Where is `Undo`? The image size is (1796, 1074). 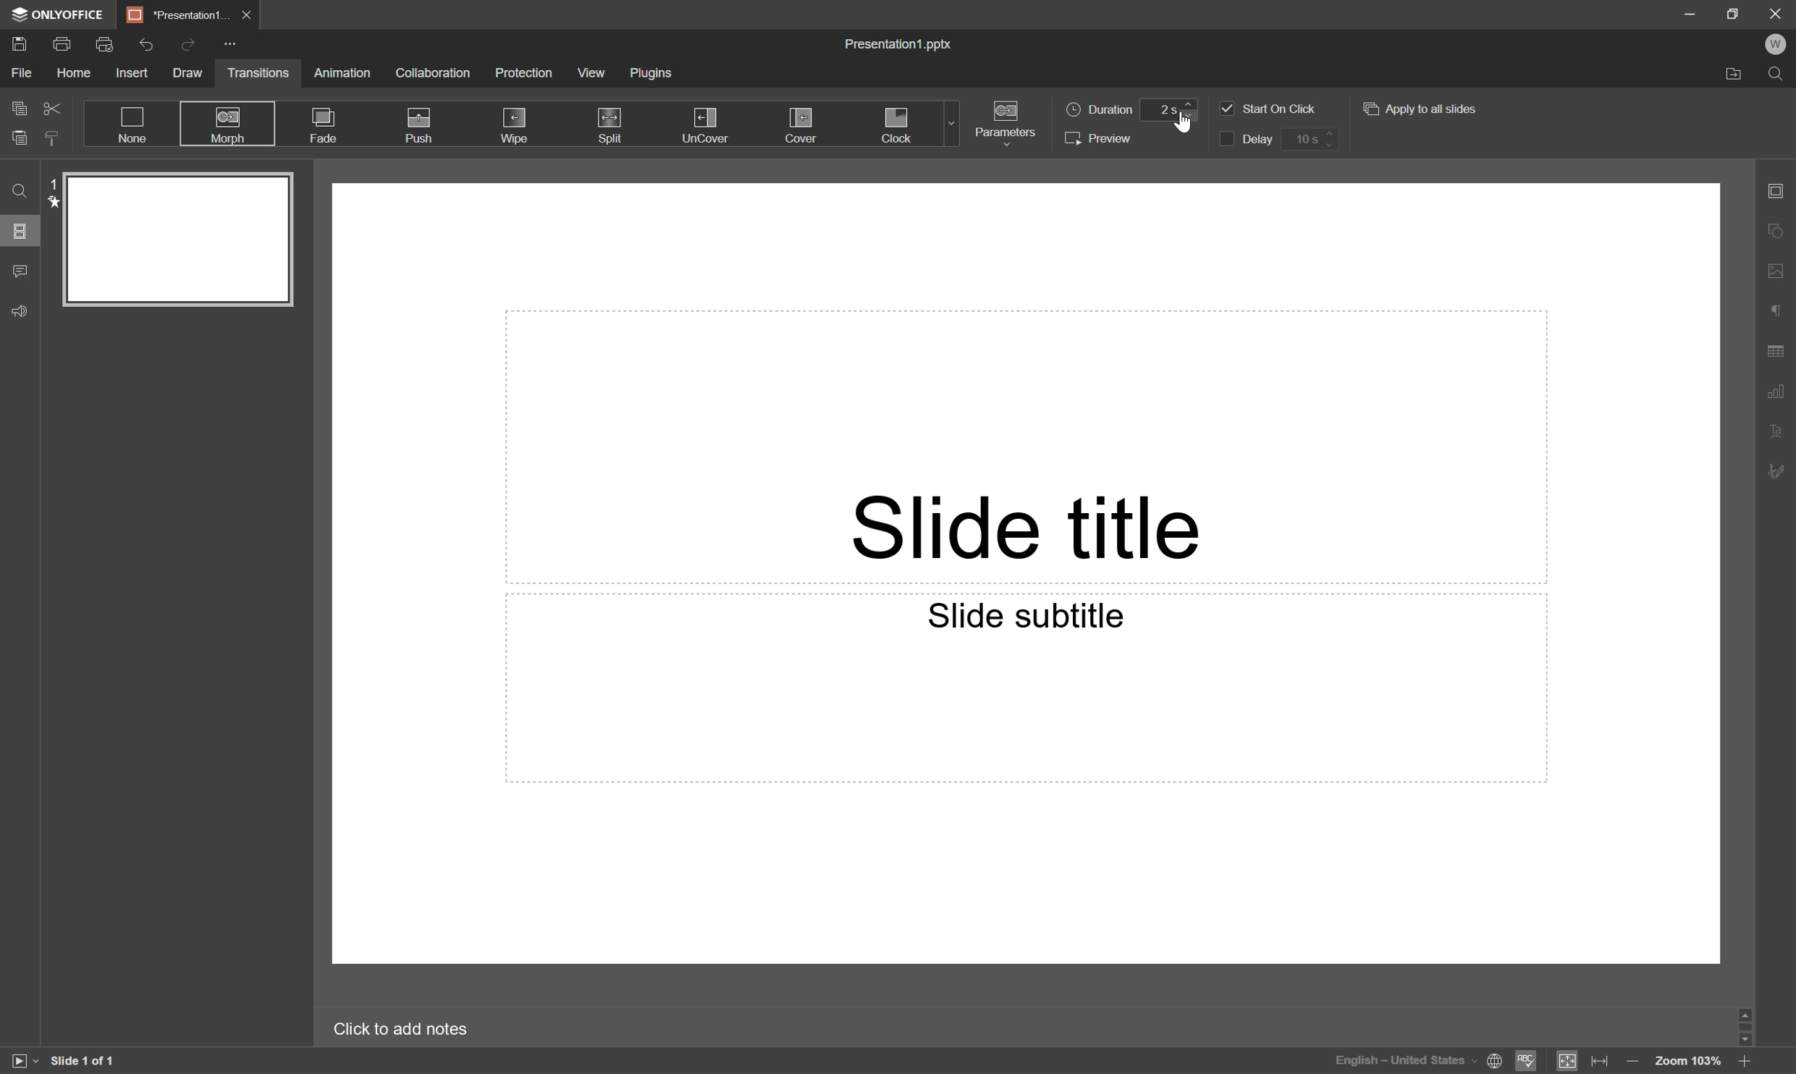 Undo is located at coordinates (146, 43).